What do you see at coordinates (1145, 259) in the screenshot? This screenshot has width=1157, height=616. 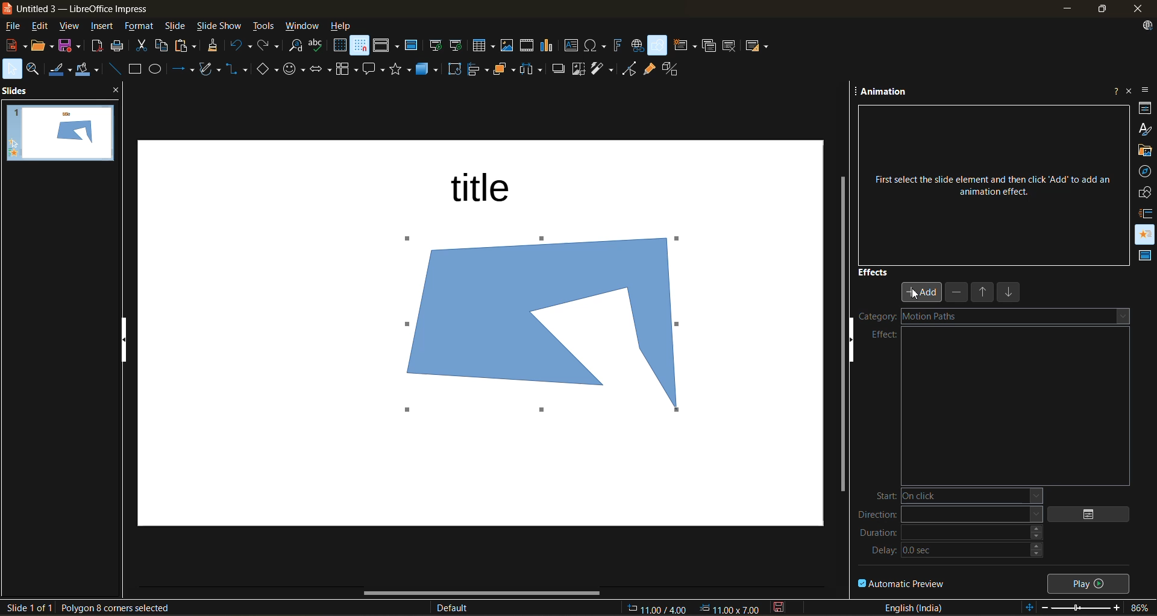 I see `master slides` at bounding box center [1145, 259].